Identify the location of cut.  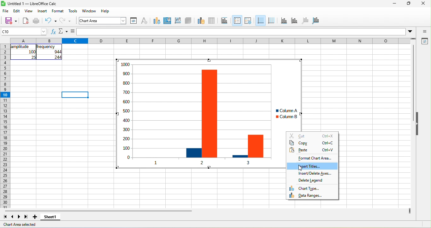
(312, 136).